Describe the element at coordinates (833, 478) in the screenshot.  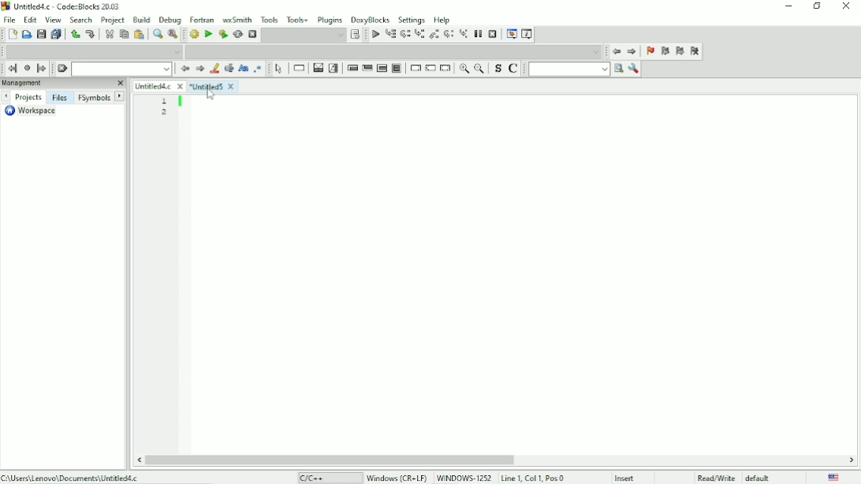
I see `Language` at that location.